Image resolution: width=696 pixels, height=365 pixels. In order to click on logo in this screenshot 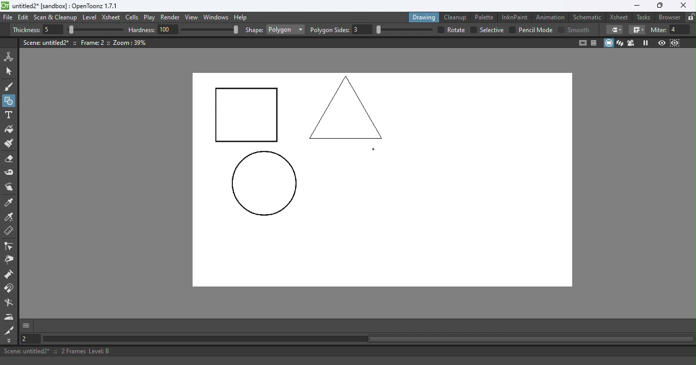, I will do `click(5, 6)`.